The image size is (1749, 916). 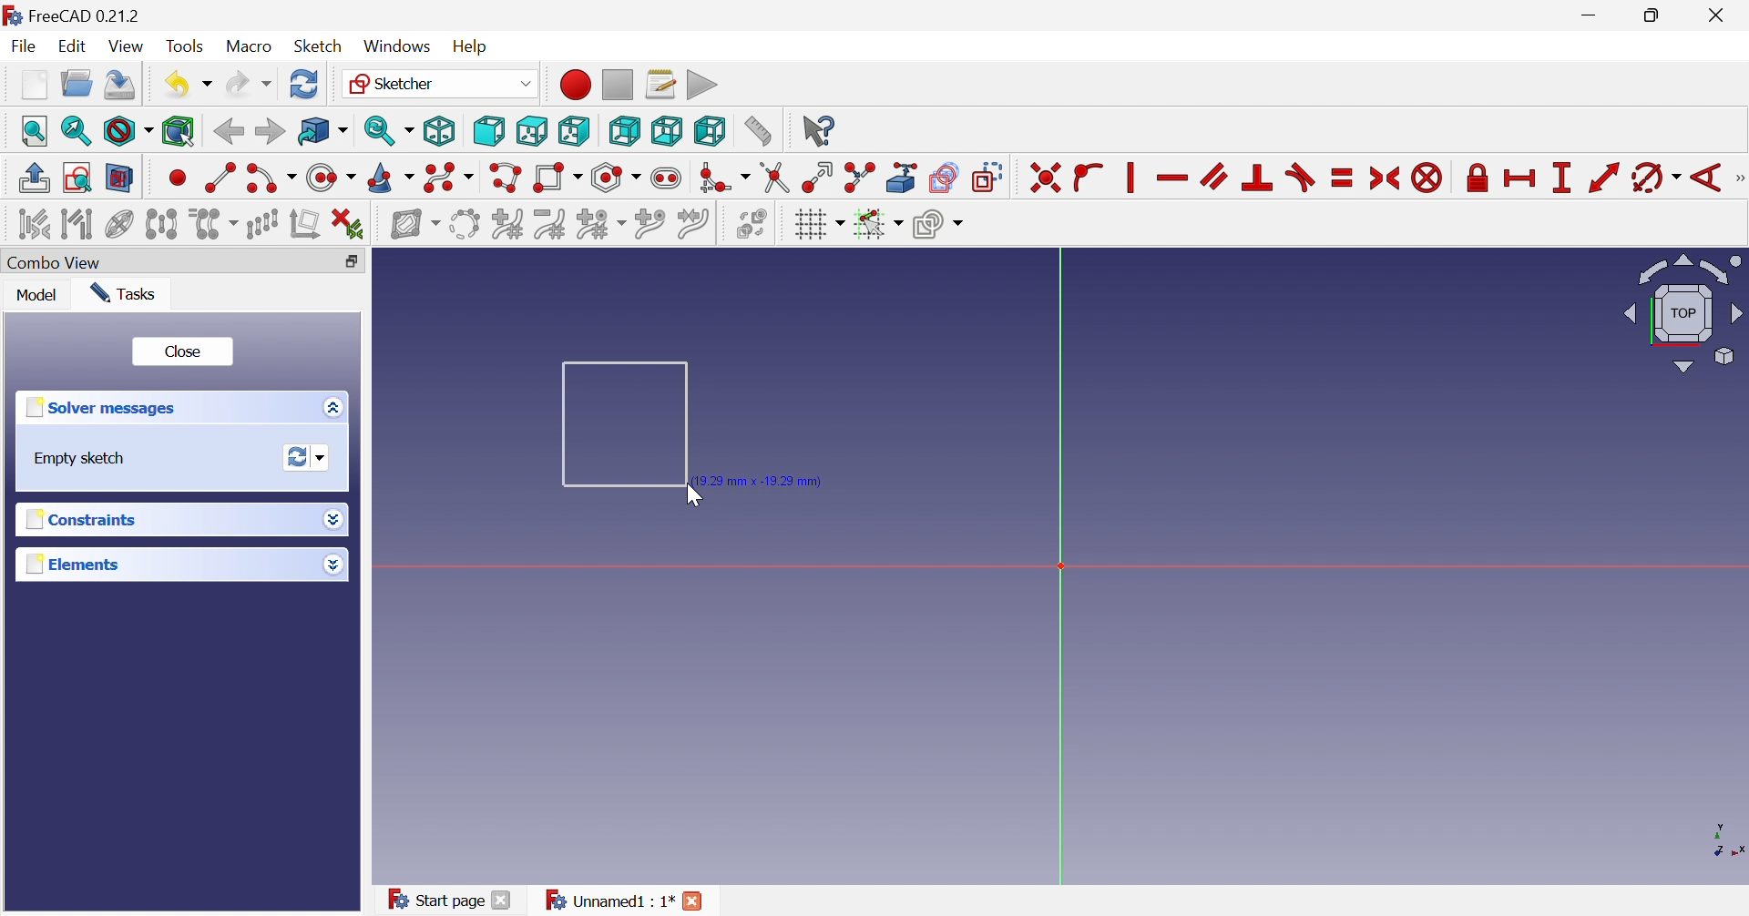 I want to click on Tools, so click(x=185, y=46).